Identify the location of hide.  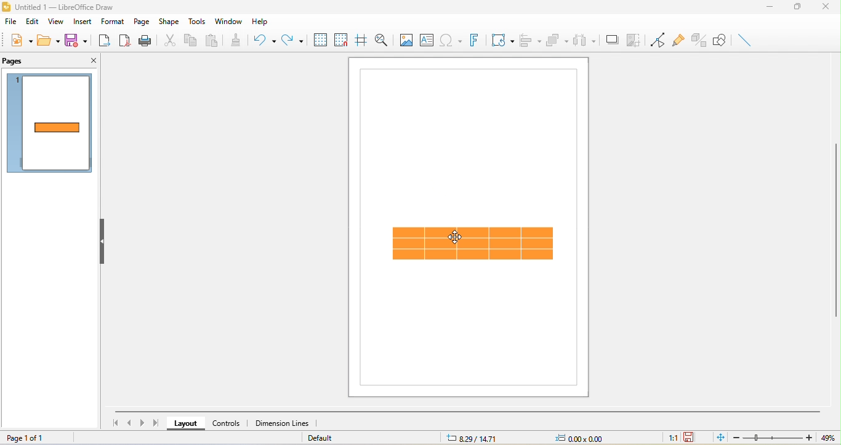
(103, 243).